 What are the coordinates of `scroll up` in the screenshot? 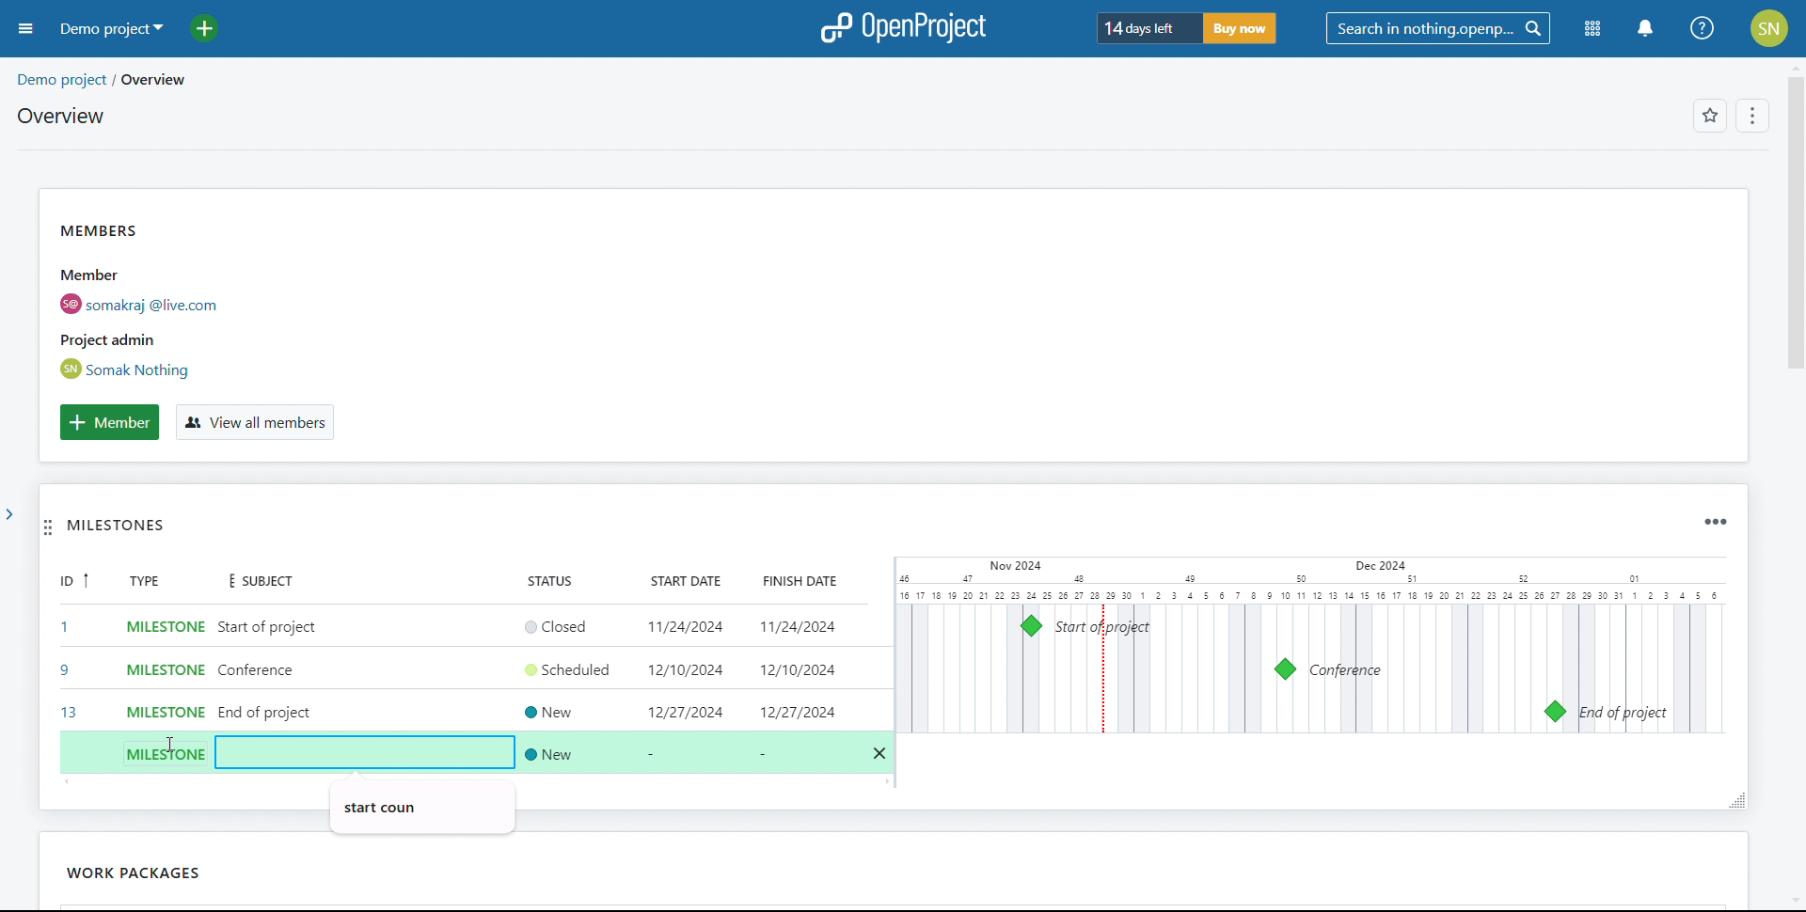 It's located at (1794, 66).